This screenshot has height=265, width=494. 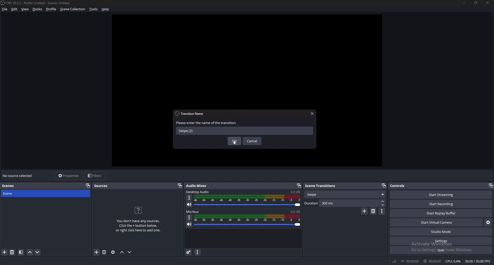 I want to click on profile, so click(x=52, y=9).